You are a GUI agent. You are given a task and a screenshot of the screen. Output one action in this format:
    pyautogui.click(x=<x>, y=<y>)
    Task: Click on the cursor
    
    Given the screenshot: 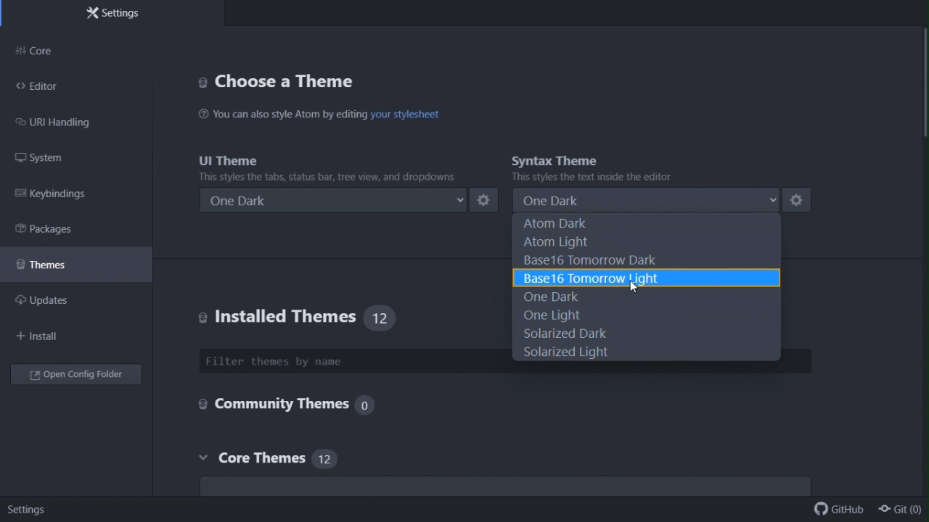 What is the action you would take?
    pyautogui.click(x=635, y=285)
    